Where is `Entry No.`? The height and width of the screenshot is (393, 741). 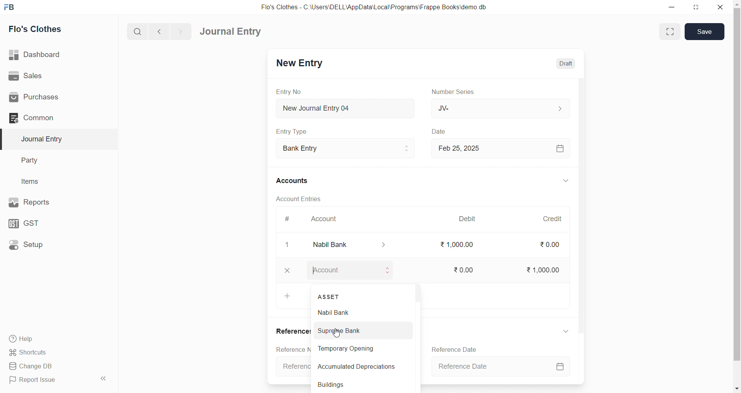
Entry No. is located at coordinates (293, 92).